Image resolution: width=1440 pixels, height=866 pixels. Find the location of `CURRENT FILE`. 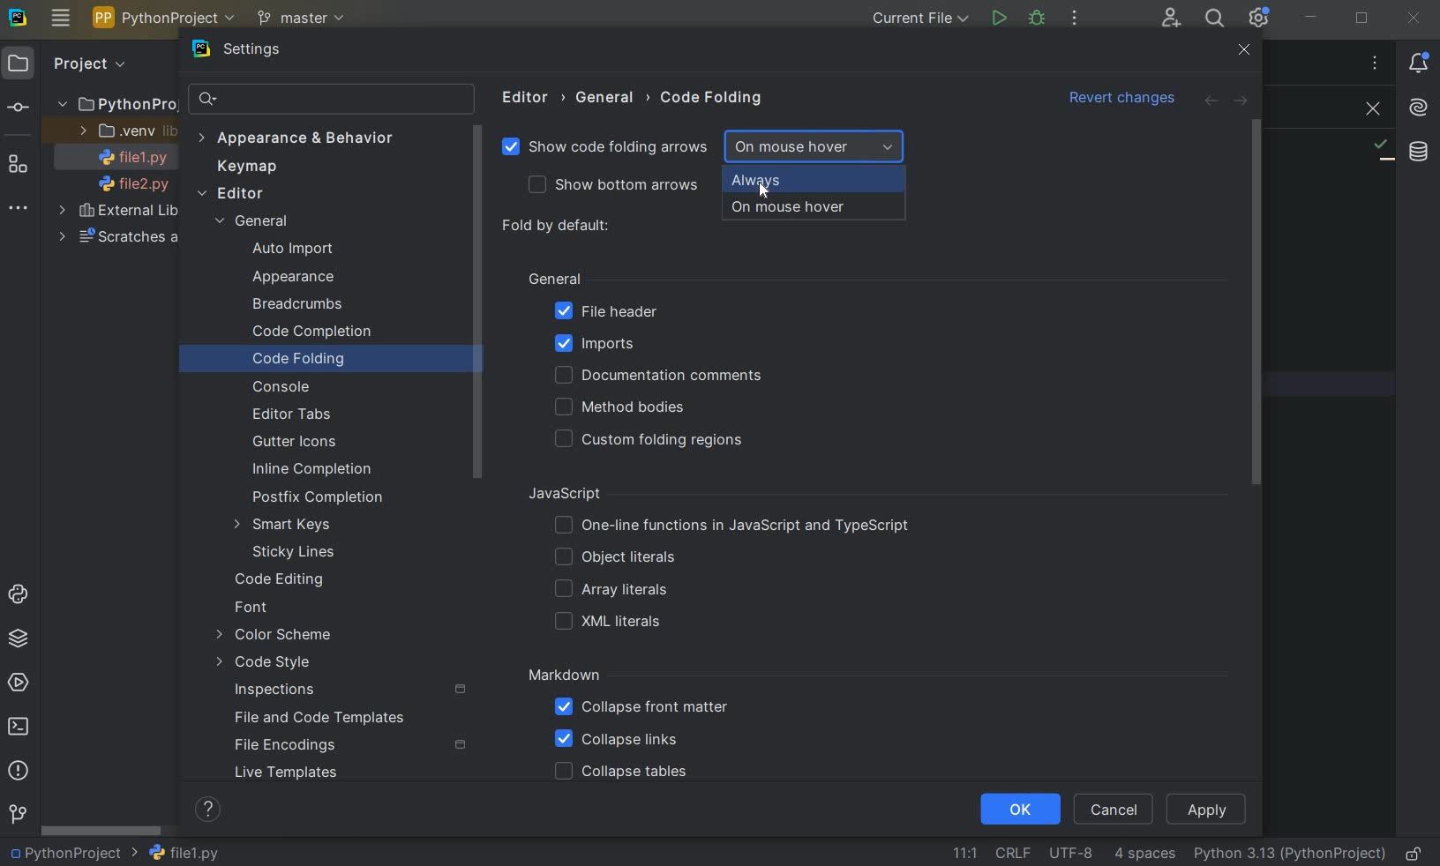

CURRENT FILE is located at coordinates (918, 19).